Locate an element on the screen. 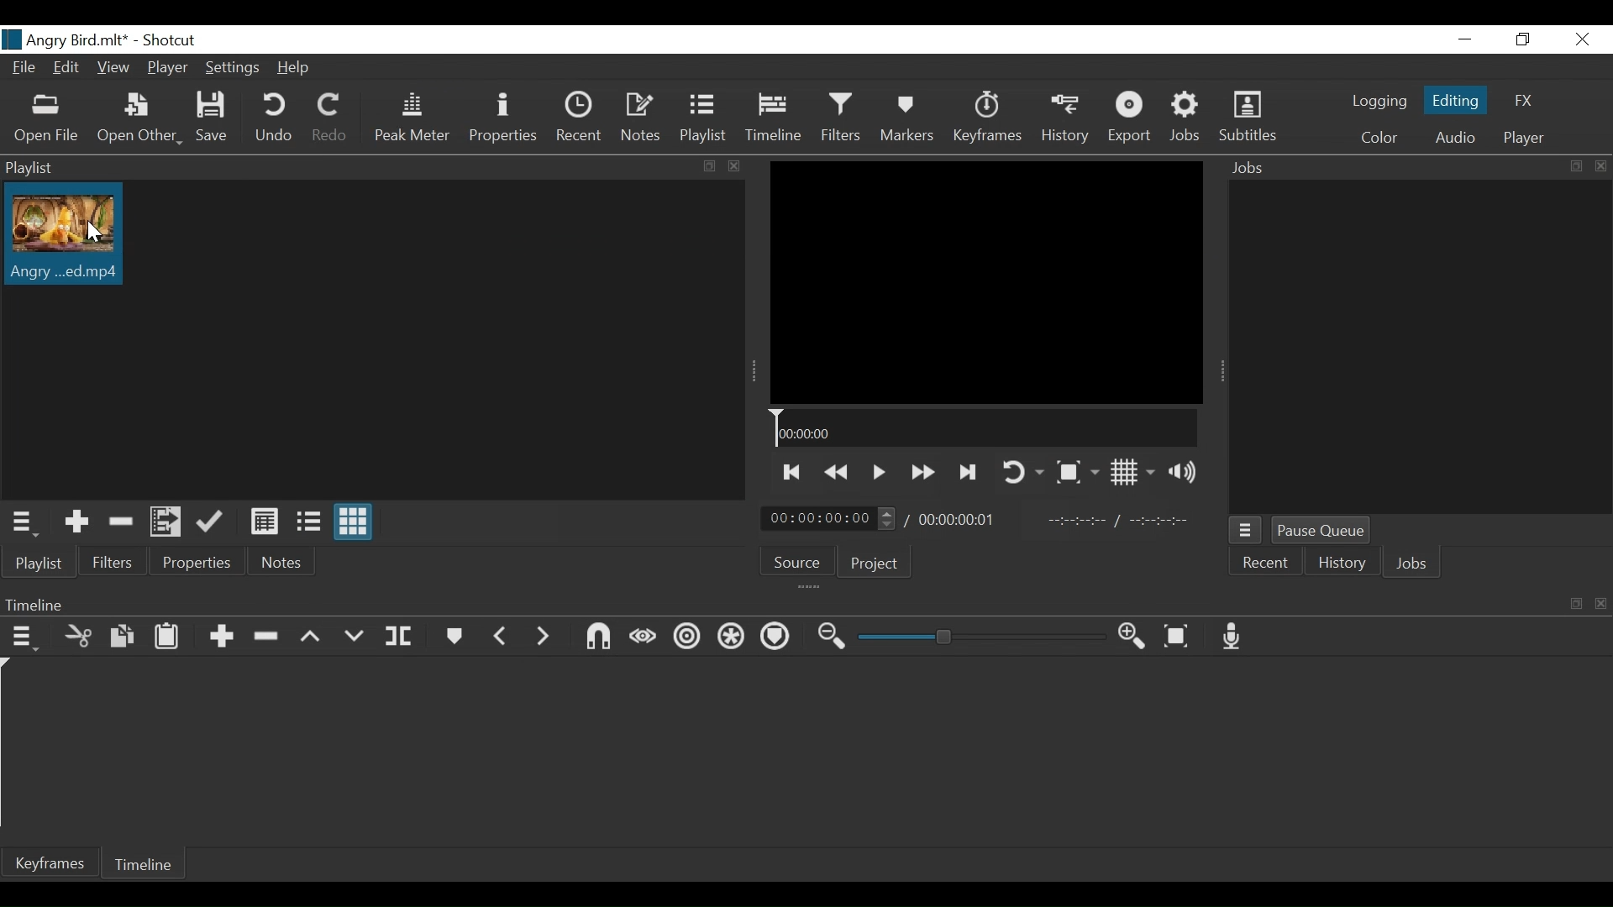  Paste is located at coordinates (168, 636).